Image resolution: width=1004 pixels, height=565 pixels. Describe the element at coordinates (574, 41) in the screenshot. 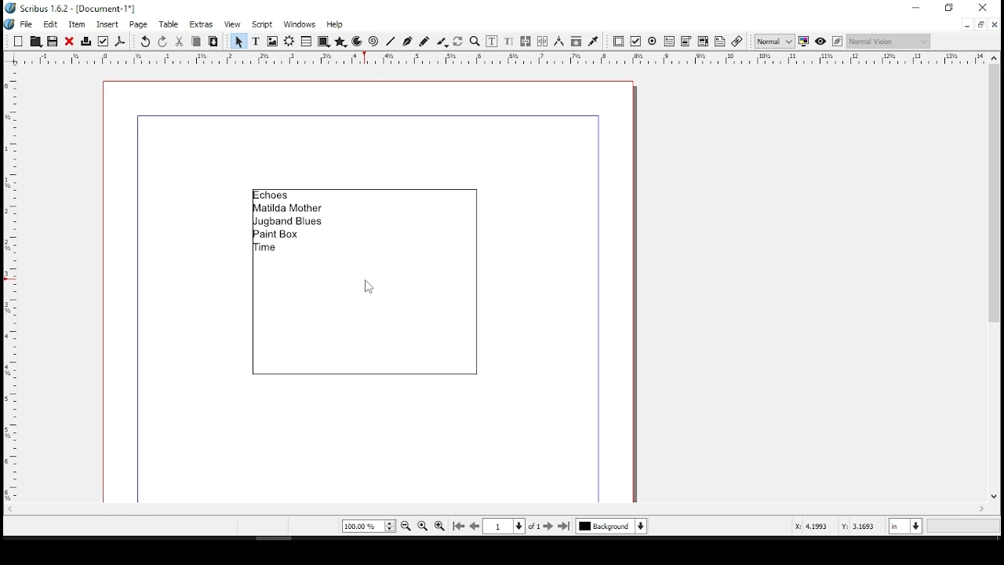

I see `copy item properties` at that location.